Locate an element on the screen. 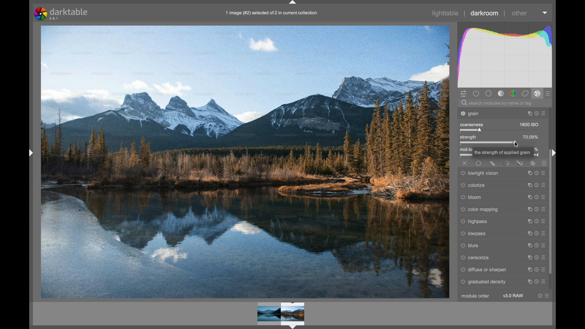 The image size is (585, 329). 70.09% is located at coordinates (531, 136).